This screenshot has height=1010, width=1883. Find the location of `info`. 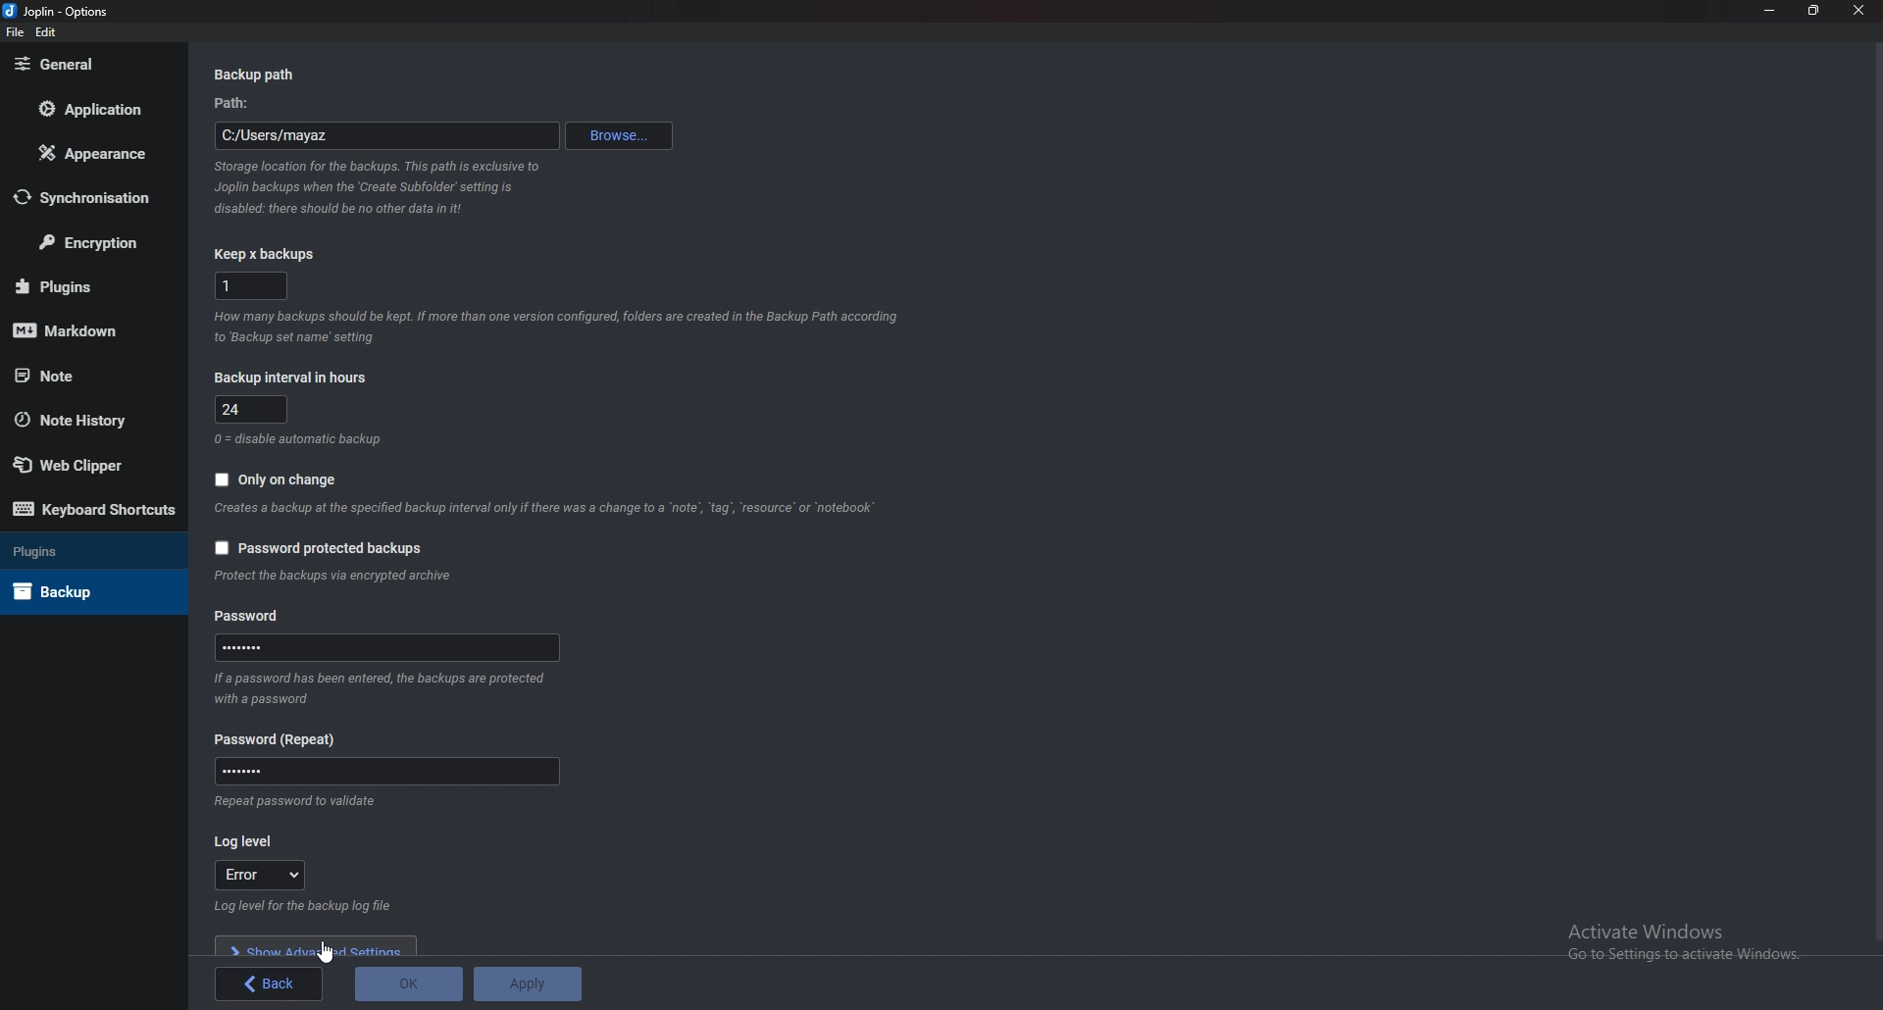

info is located at coordinates (391, 188).